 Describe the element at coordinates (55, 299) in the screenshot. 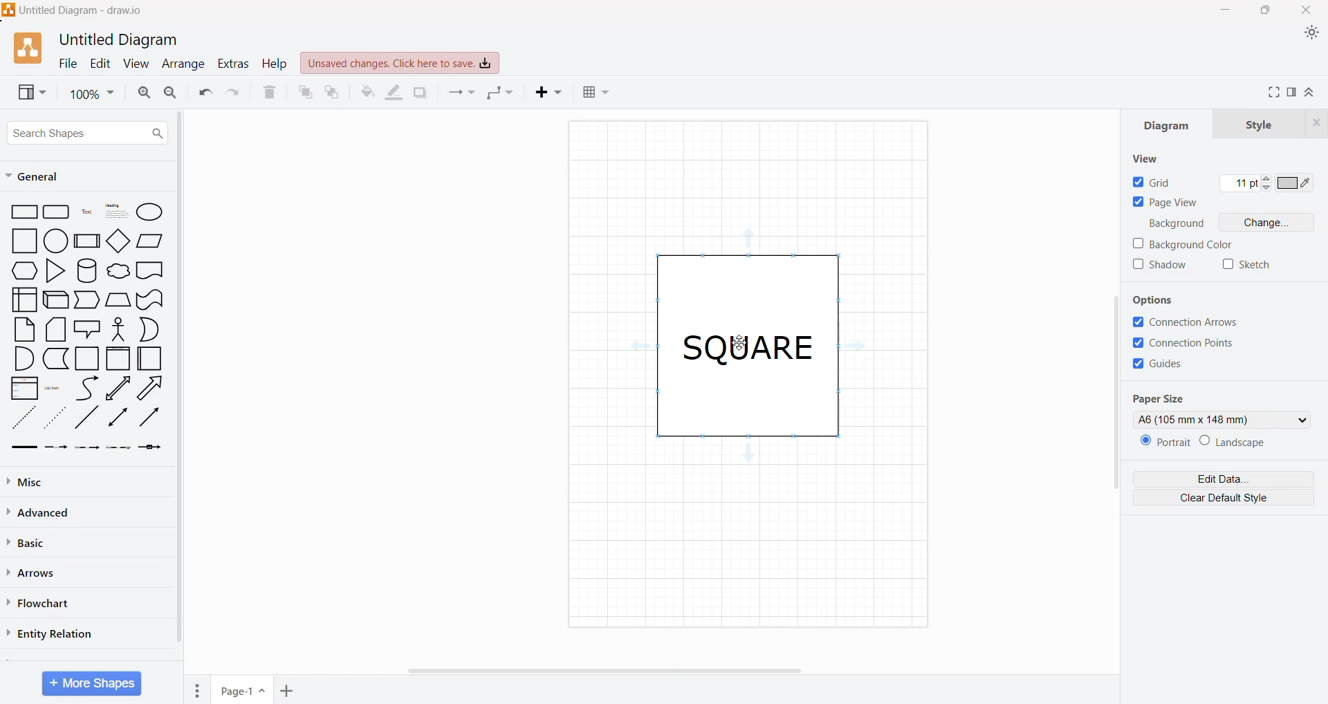

I see `3D Rectangle` at that location.